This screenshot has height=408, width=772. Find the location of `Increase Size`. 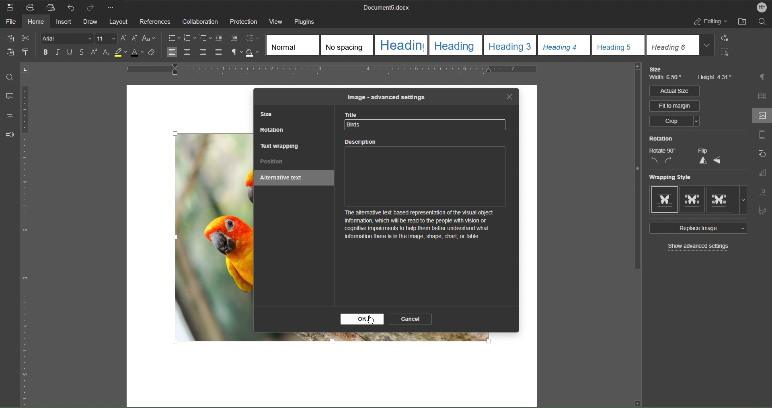

Increase Size is located at coordinates (125, 38).